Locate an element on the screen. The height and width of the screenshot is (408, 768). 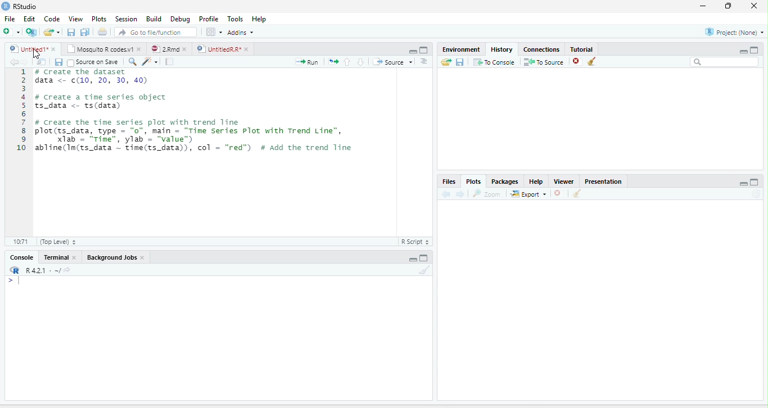
Save all open documents is located at coordinates (85, 31).